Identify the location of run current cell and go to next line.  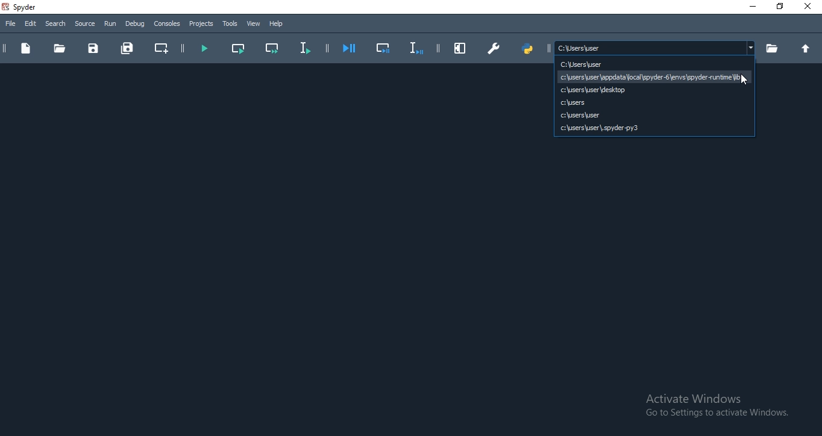
(274, 49).